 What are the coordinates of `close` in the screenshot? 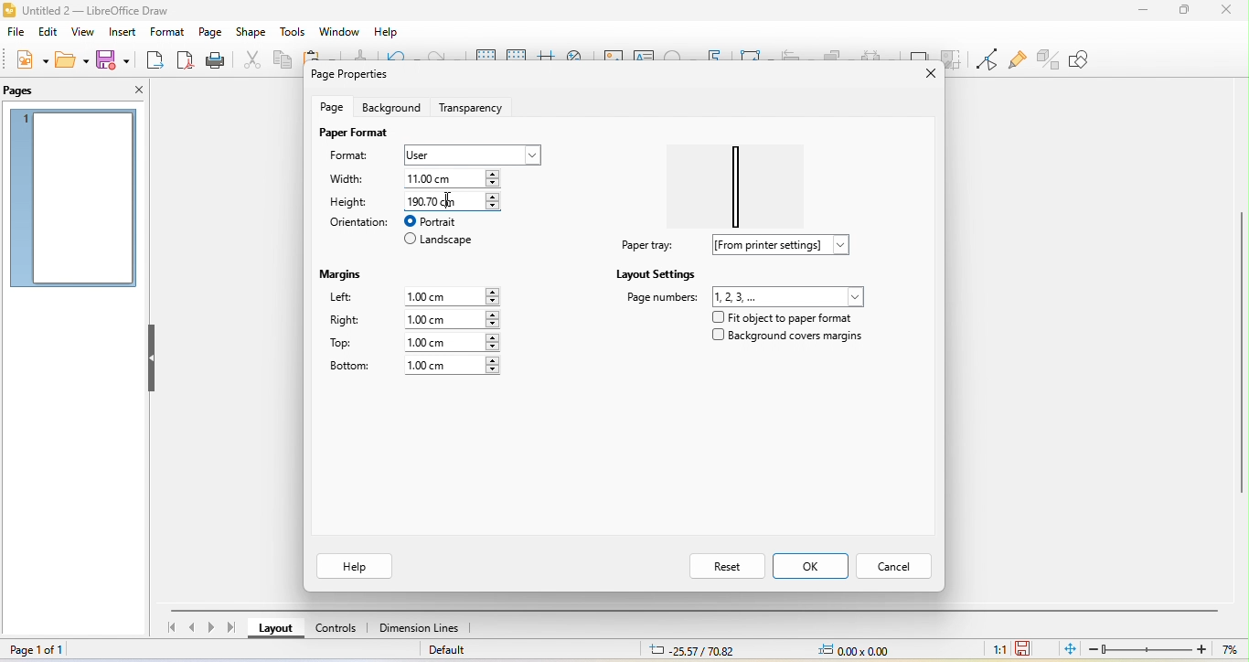 It's located at (132, 90).